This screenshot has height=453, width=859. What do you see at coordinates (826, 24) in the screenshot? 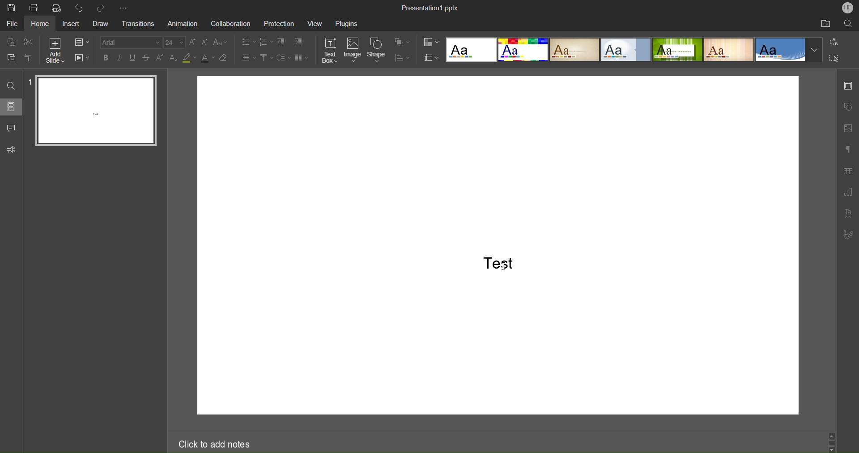
I see `Open Folder` at bounding box center [826, 24].